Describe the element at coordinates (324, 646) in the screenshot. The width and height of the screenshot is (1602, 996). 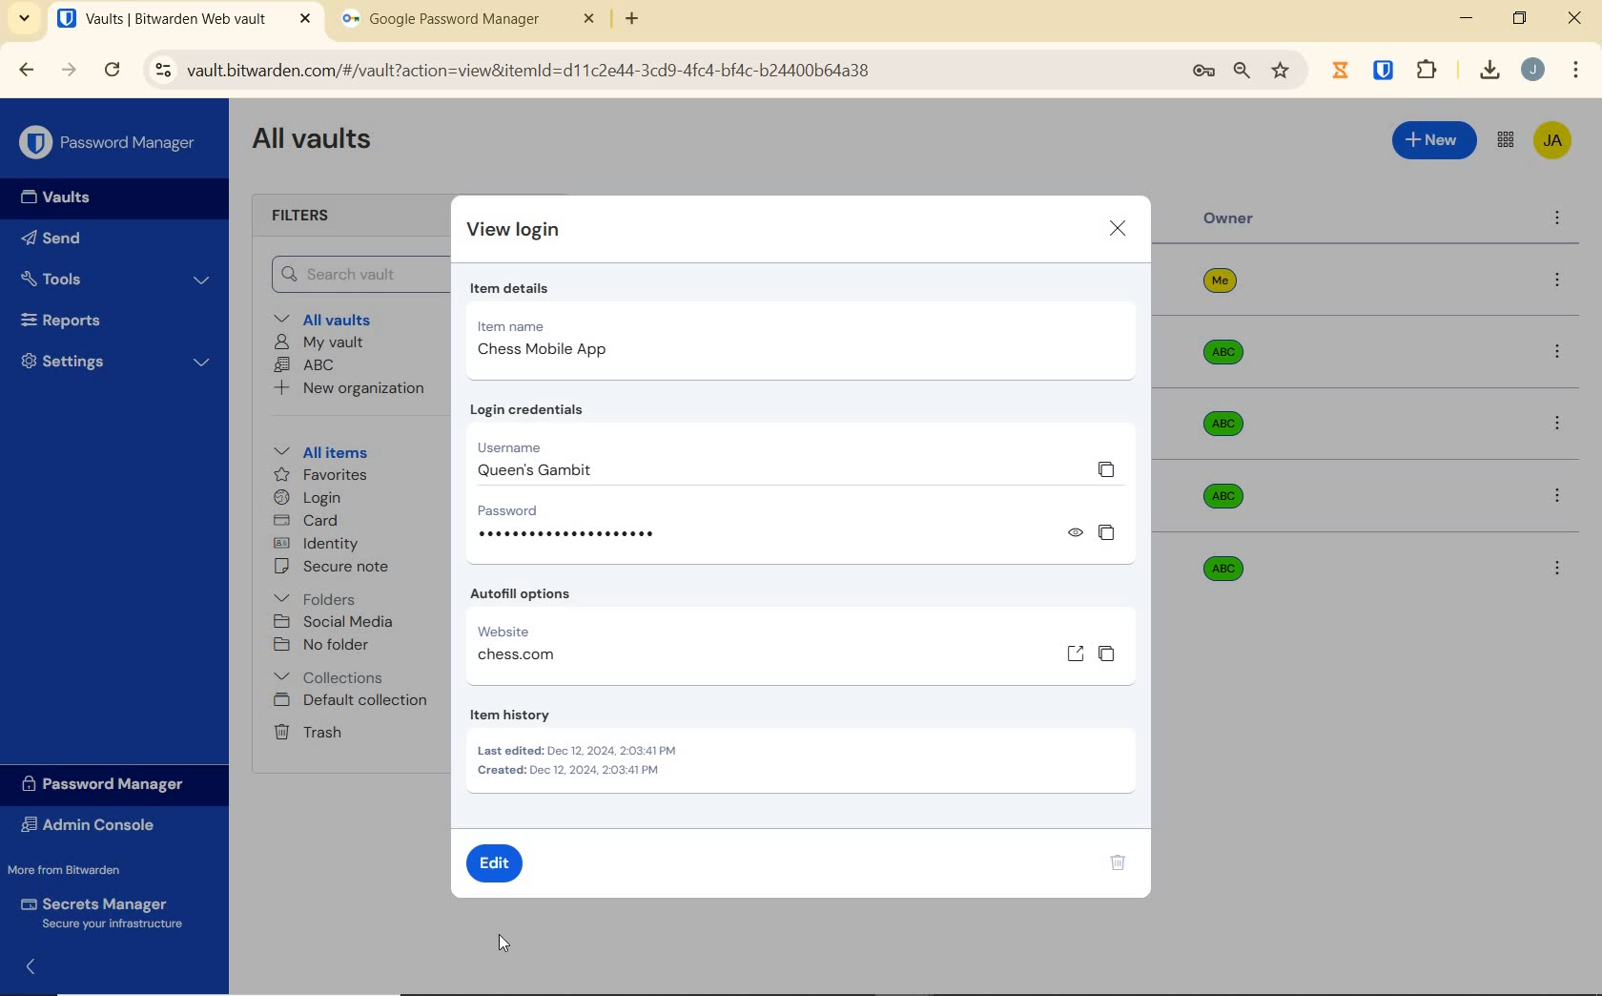
I see `No folder` at that location.